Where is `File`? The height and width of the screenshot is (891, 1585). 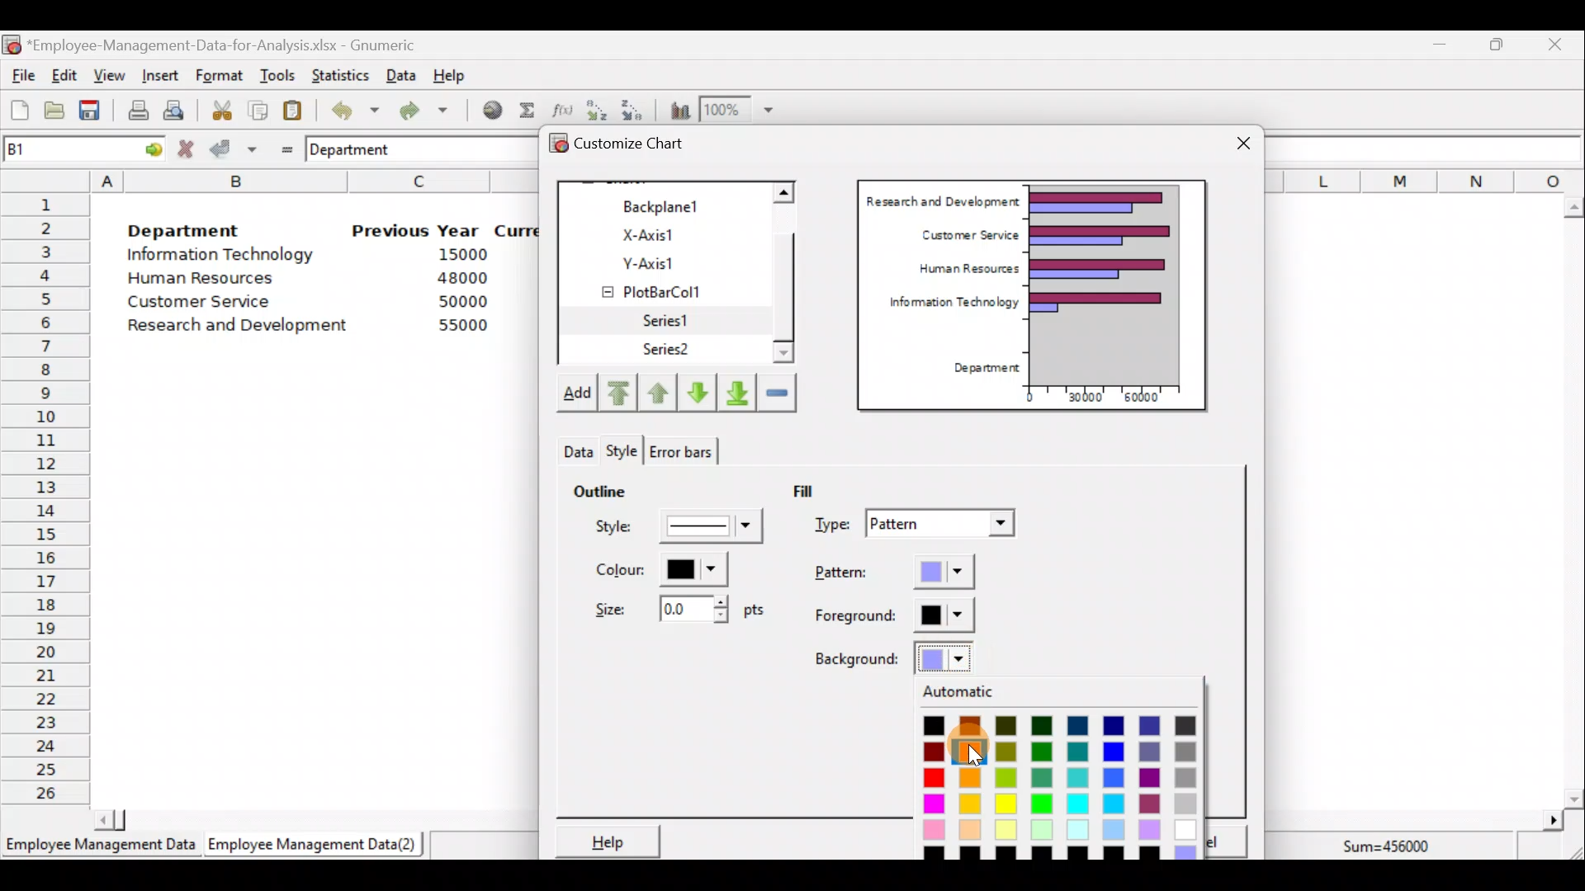 File is located at coordinates (21, 76).